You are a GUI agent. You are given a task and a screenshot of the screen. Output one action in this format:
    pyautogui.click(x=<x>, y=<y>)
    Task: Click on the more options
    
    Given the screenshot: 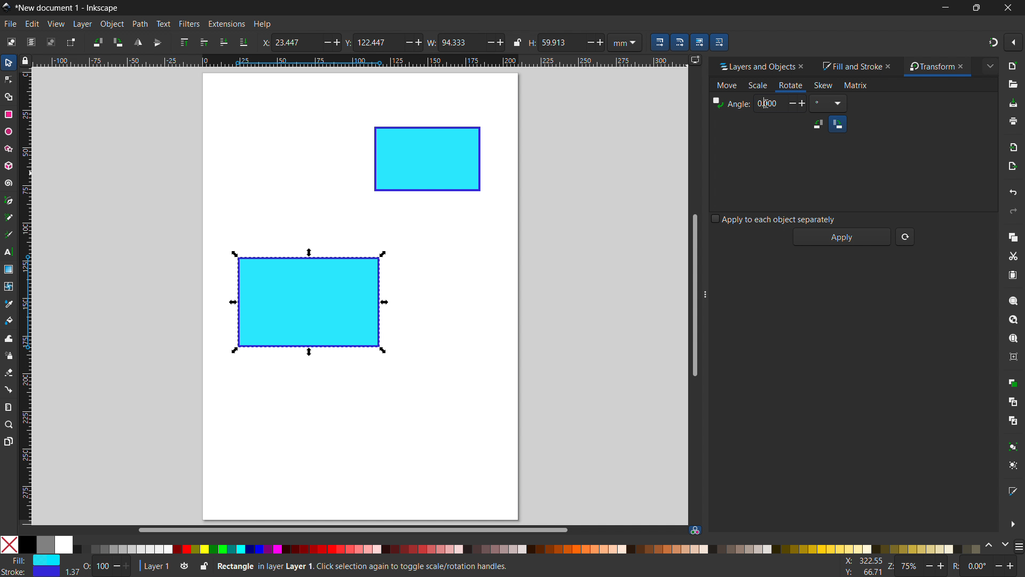 What is the action you would take?
    pyautogui.click(x=1013, y=524)
    